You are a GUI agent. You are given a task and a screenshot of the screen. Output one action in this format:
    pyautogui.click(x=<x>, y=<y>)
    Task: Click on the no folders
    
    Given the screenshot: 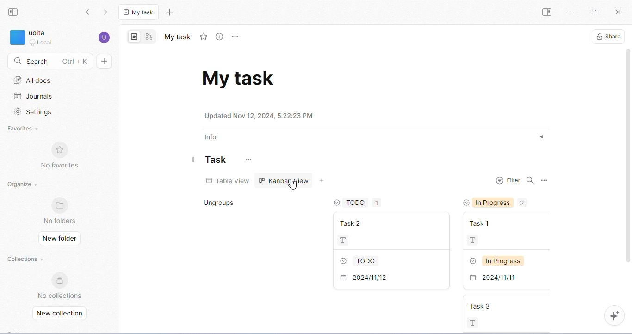 What is the action you would take?
    pyautogui.click(x=61, y=210)
    